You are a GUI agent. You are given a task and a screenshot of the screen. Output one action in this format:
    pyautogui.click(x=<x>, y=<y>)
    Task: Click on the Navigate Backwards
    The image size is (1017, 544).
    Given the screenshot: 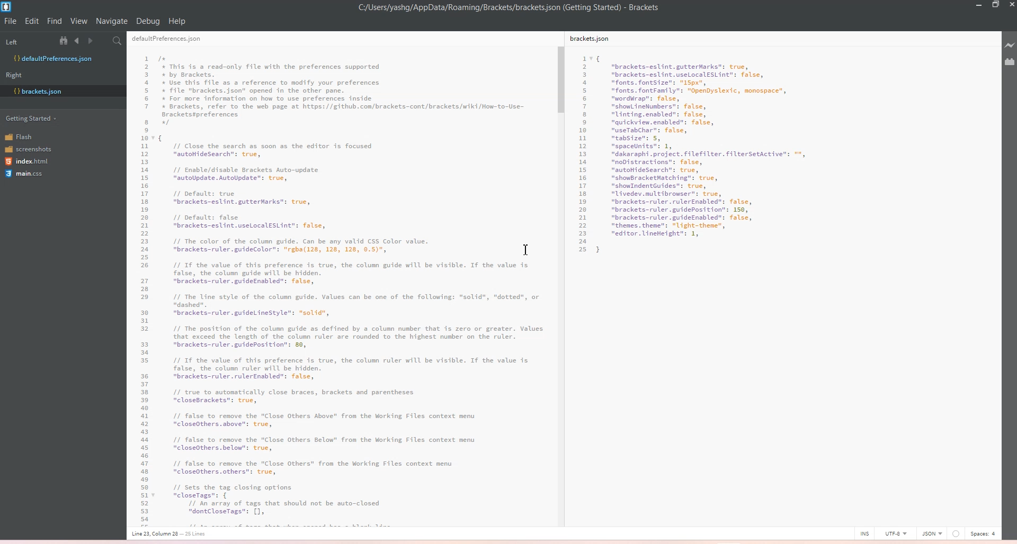 What is the action you would take?
    pyautogui.click(x=79, y=41)
    